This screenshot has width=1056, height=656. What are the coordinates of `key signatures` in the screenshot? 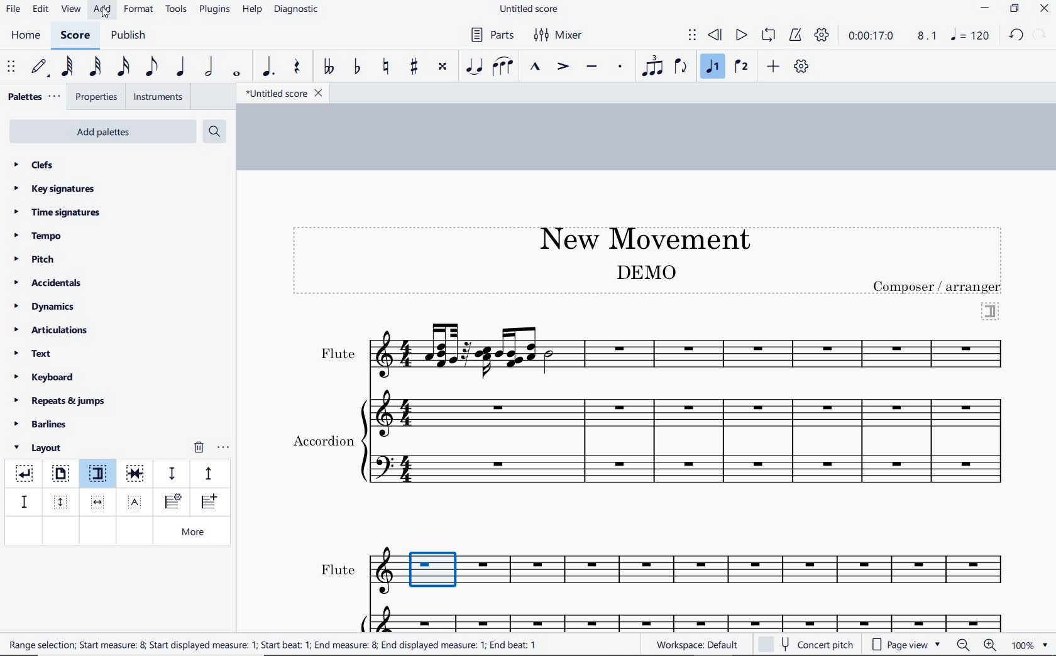 It's located at (53, 189).